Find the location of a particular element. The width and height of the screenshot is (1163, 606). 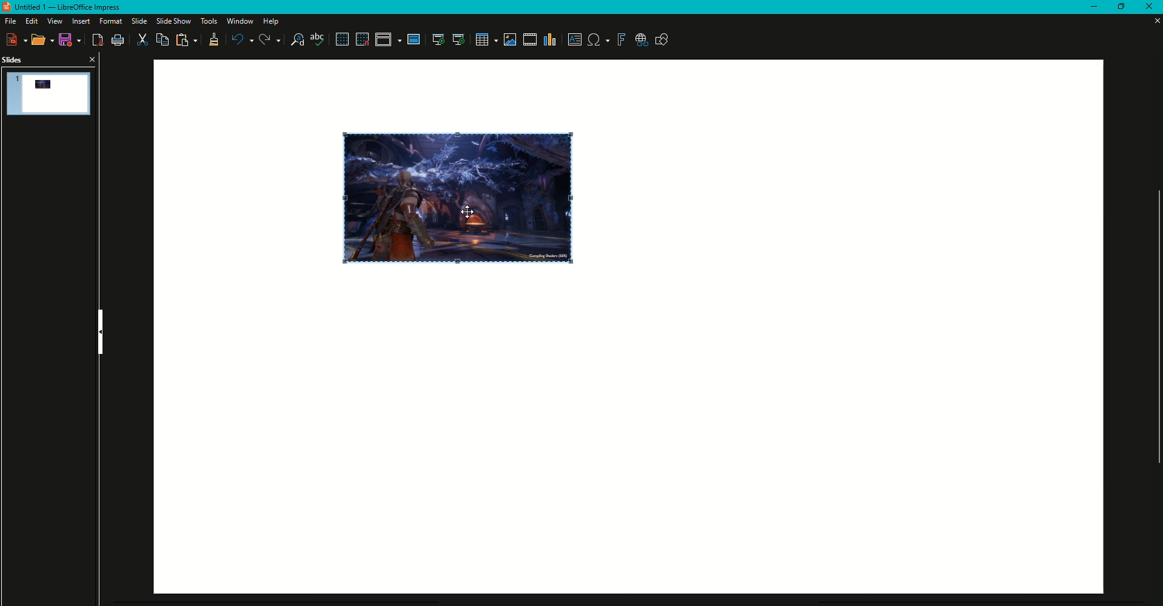

First Slide is located at coordinates (437, 41).